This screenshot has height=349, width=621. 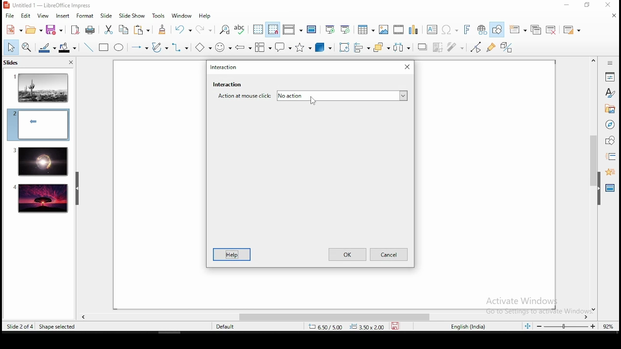 What do you see at coordinates (13, 30) in the screenshot?
I see `new` at bounding box center [13, 30].